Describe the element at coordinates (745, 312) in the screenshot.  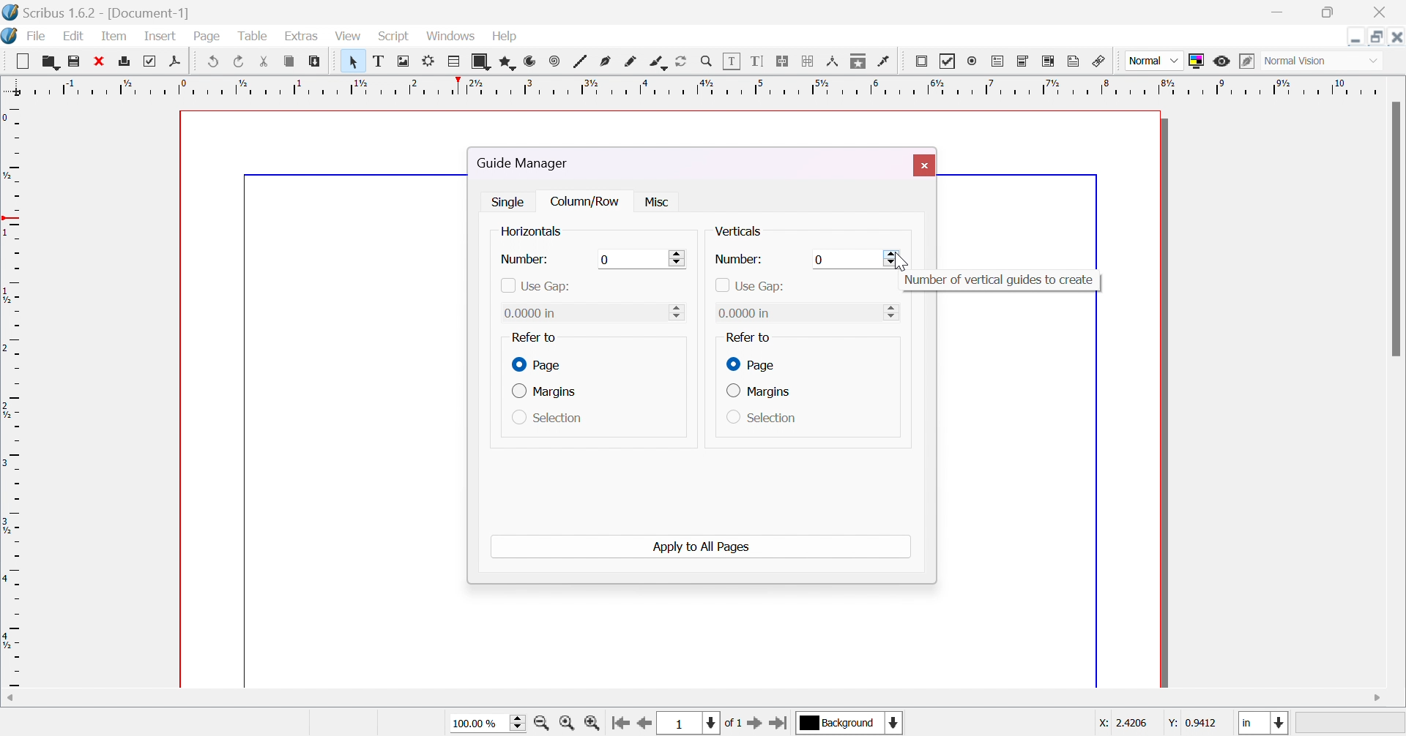
I see `0.0000 in` at that location.